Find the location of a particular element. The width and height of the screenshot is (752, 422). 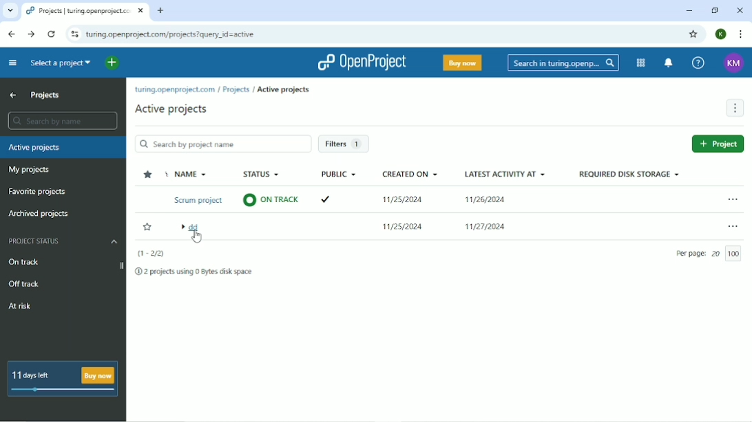

Active projects is located at coordinates (284, 89).